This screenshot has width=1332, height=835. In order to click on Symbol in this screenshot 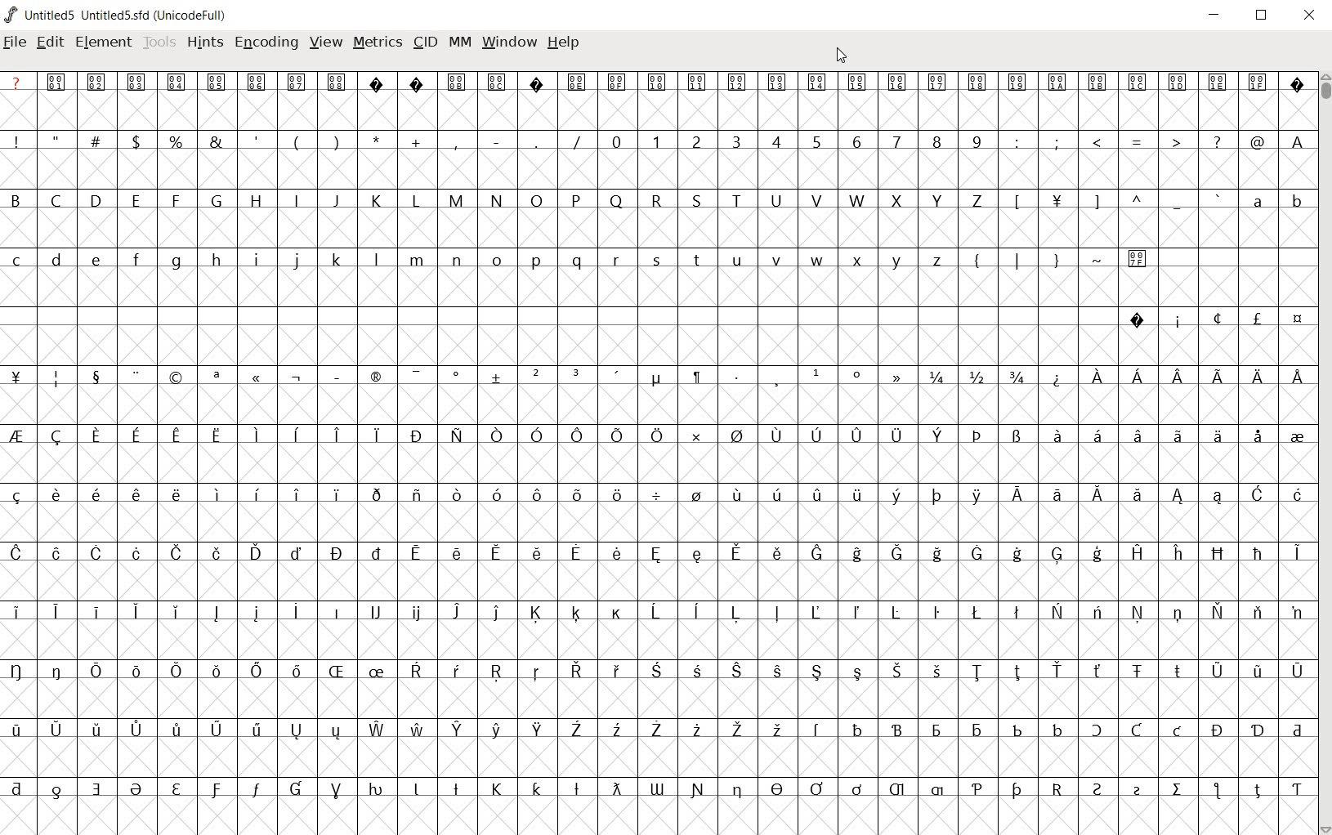, I will do `click(1137, 551)`.